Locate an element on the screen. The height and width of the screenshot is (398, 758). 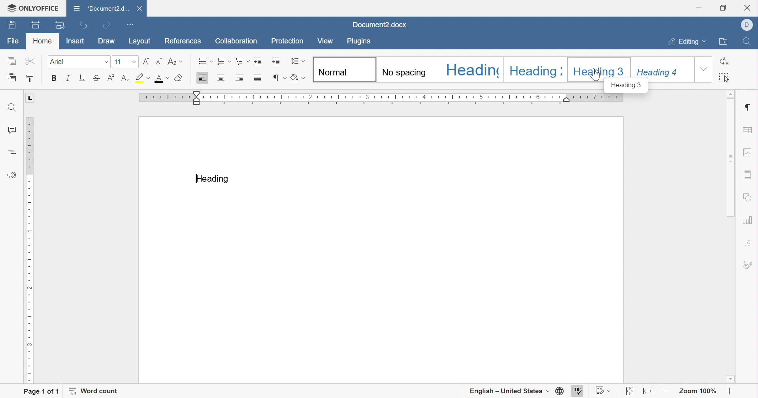
Comments is located at coordinates (13, 130).